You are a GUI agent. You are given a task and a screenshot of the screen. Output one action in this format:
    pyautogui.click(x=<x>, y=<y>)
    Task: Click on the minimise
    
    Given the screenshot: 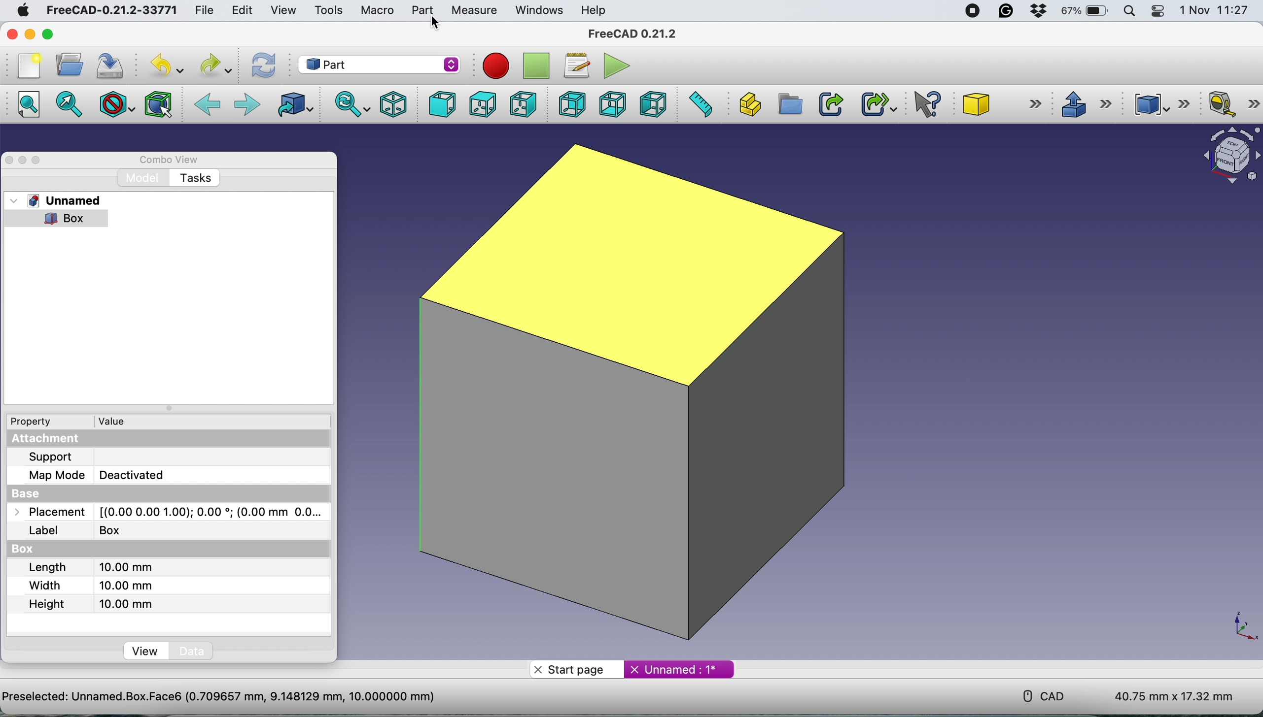 What is the action you would take?
    pyautogui.click(x=23, y=160)
    